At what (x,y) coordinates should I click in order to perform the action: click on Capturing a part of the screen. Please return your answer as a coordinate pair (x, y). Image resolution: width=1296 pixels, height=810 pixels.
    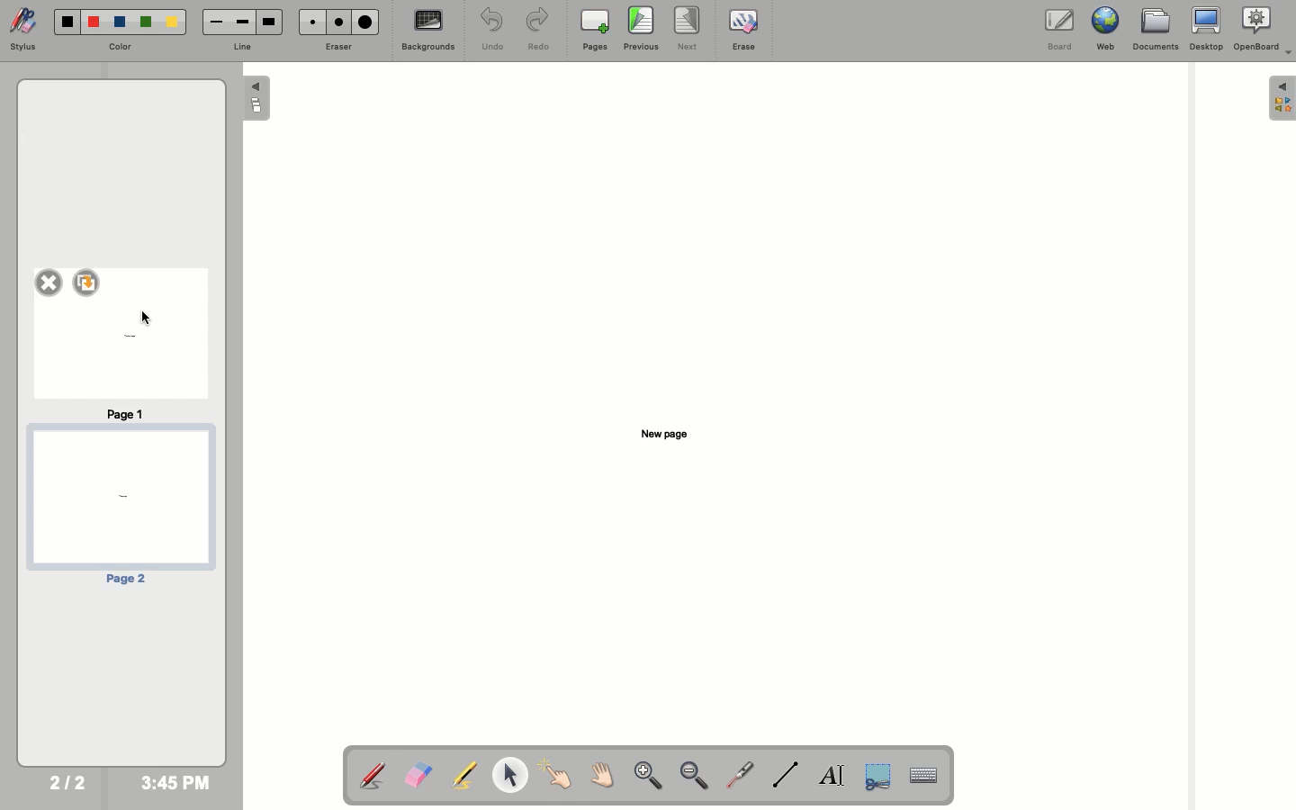
    Looking at the image, I should click on (880, 775).